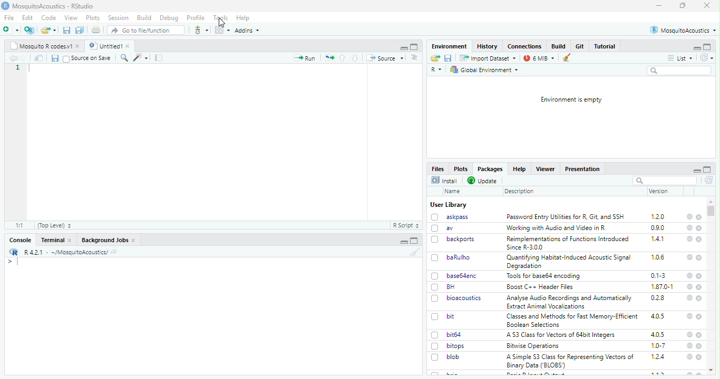 The image size is (720, 379). Describe the element at coordinates (543, 287) in the screenshot. I see `Boost C++ Header Files` at that location.